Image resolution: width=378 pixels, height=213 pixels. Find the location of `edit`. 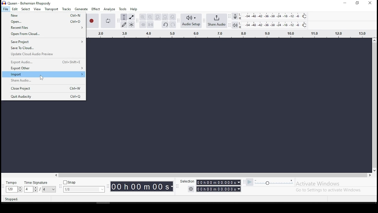

edit is located at coordinates (15, 9).